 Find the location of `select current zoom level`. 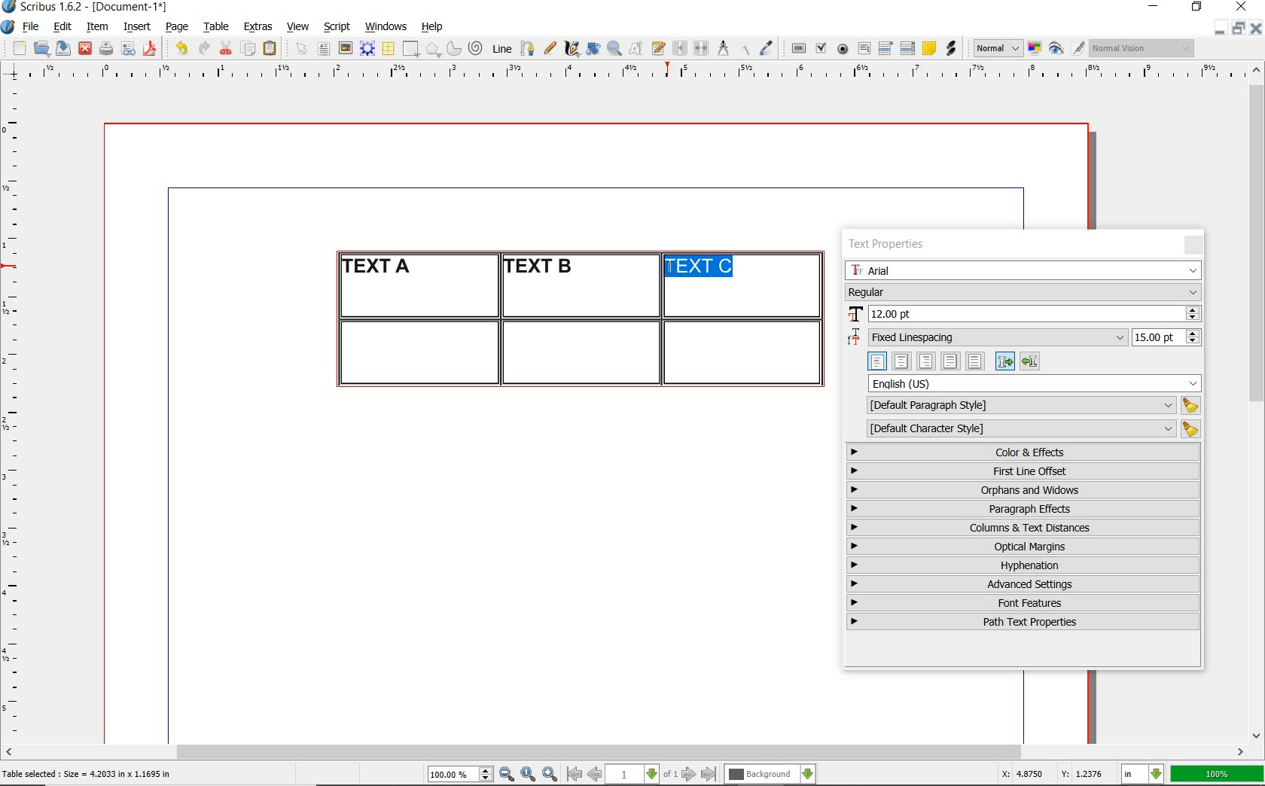

select current zoom level is located at coordinates (461, 774).